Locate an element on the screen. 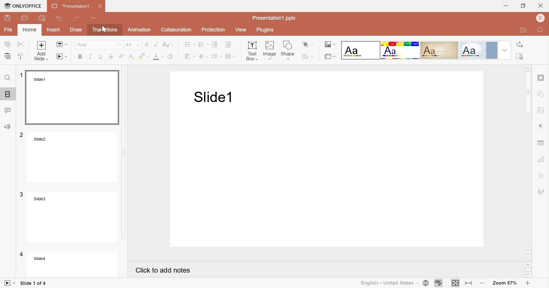 The height and width of the screenshot is (288, 549). File is located at coordinates (9, 30).